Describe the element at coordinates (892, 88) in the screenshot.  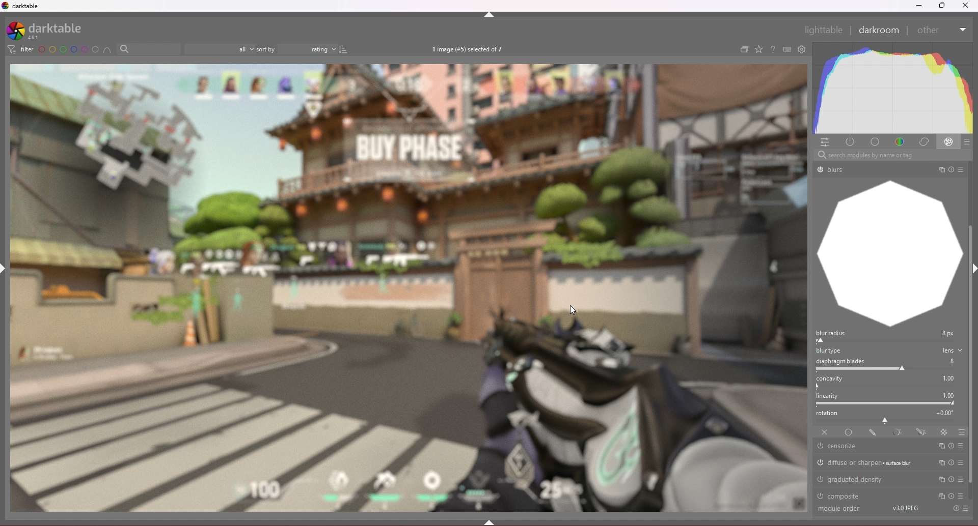
I see `heat graph` at that location.